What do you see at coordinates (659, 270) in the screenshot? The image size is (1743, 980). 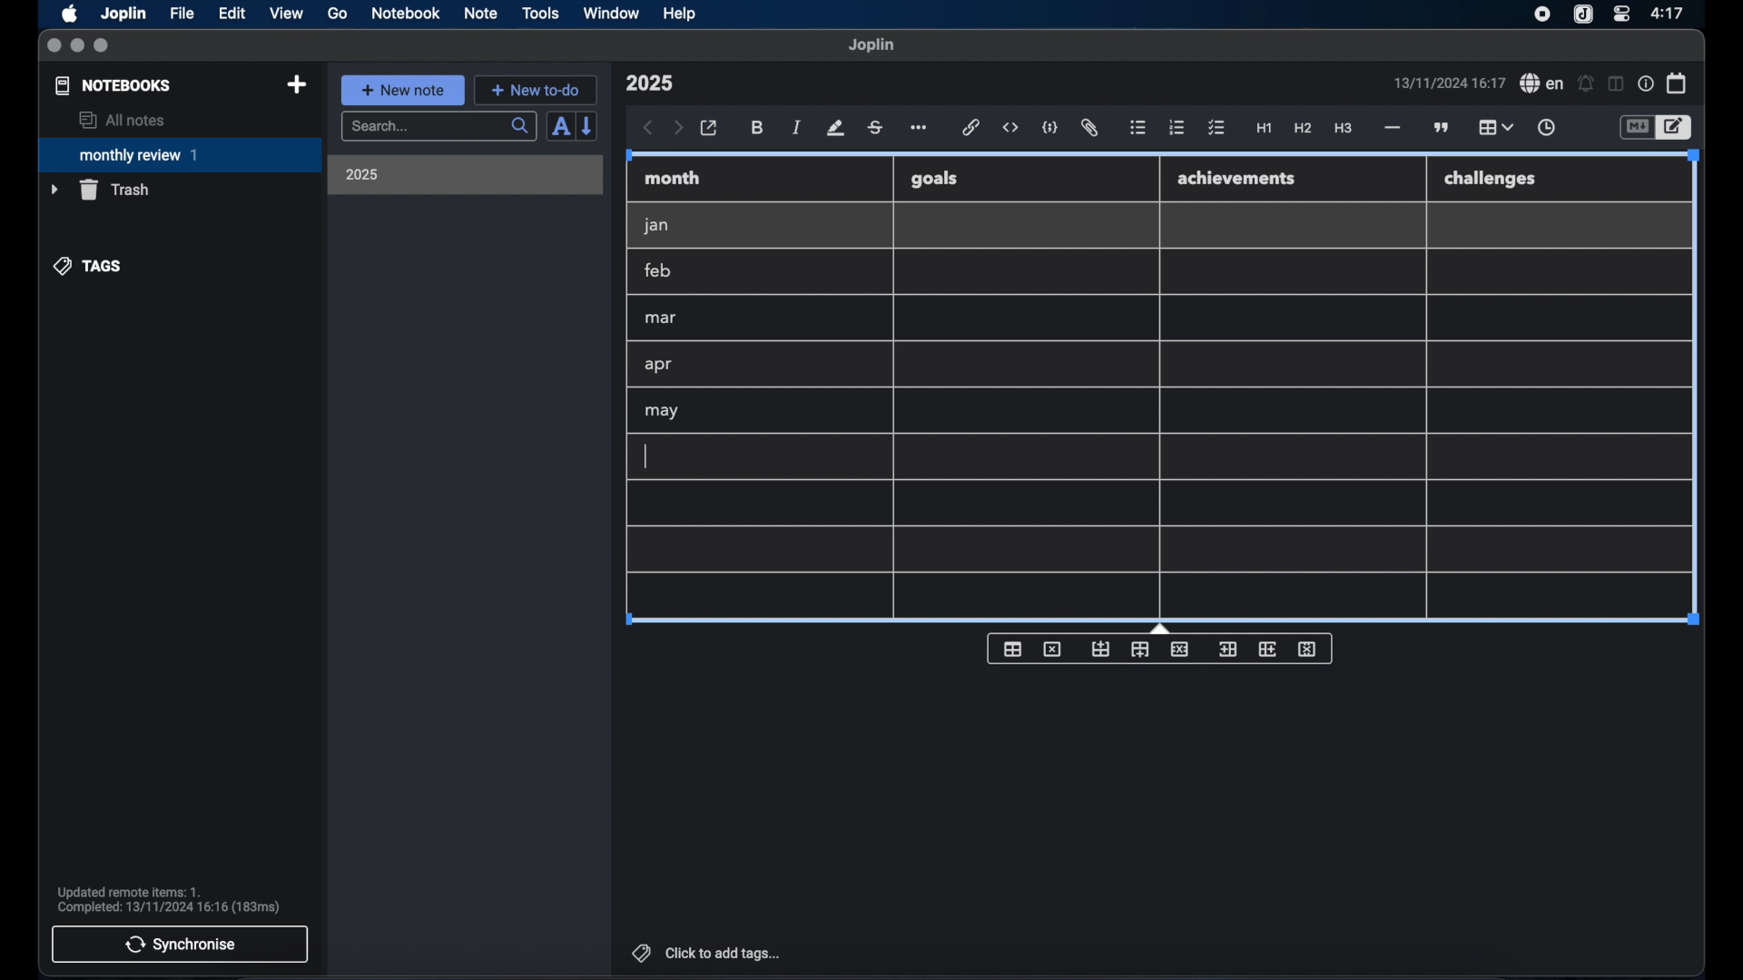 I see `feb` at bounding box center [659, 270].